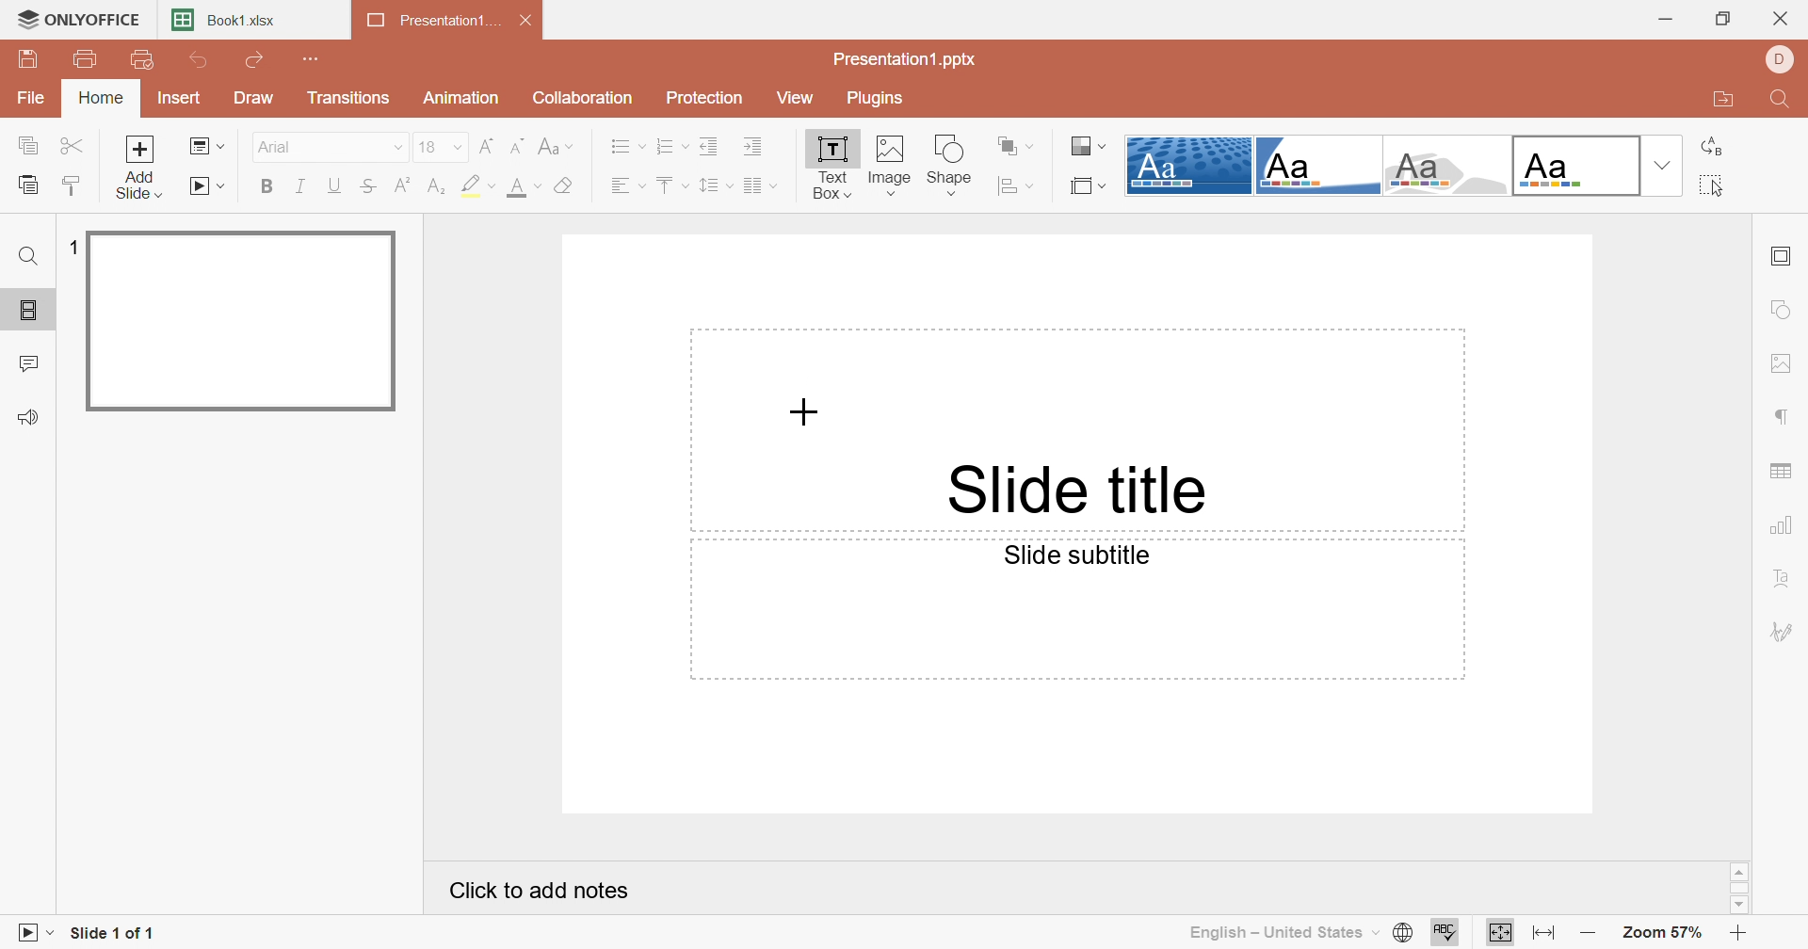 The width and height of the screenshot is (1808, 949). Describe the element at coordinates (874, 98) in the screenshot. I see `Plugins` at that location.